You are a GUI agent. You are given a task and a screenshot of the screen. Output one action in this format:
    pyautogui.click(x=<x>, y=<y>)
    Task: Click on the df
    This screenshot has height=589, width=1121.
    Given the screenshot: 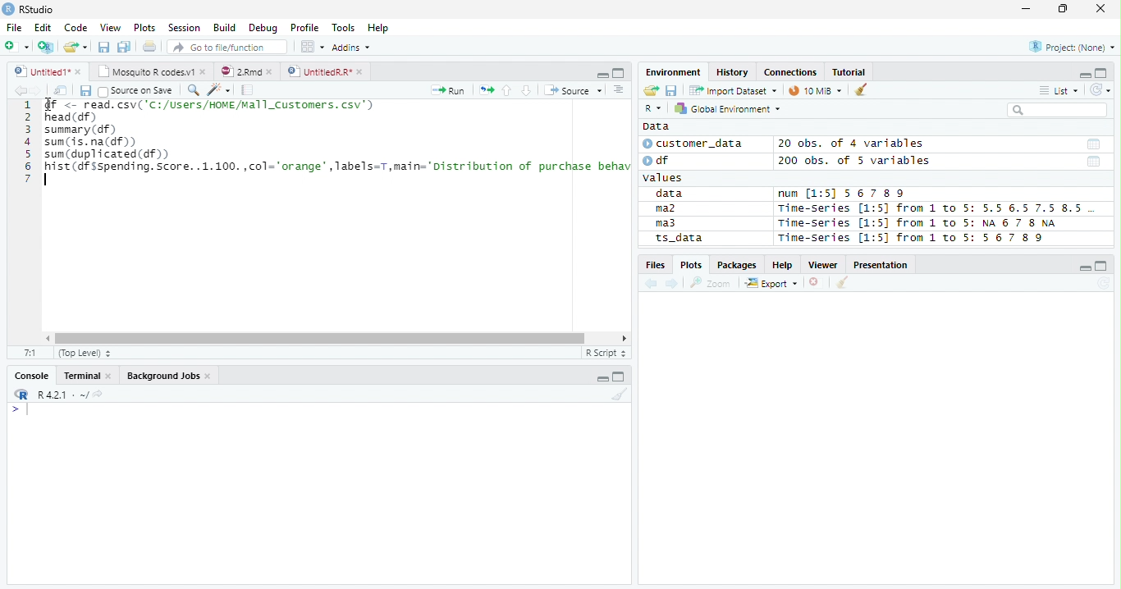 What is the action you would take?
    pyautogui.click(x=661, y=160)
    